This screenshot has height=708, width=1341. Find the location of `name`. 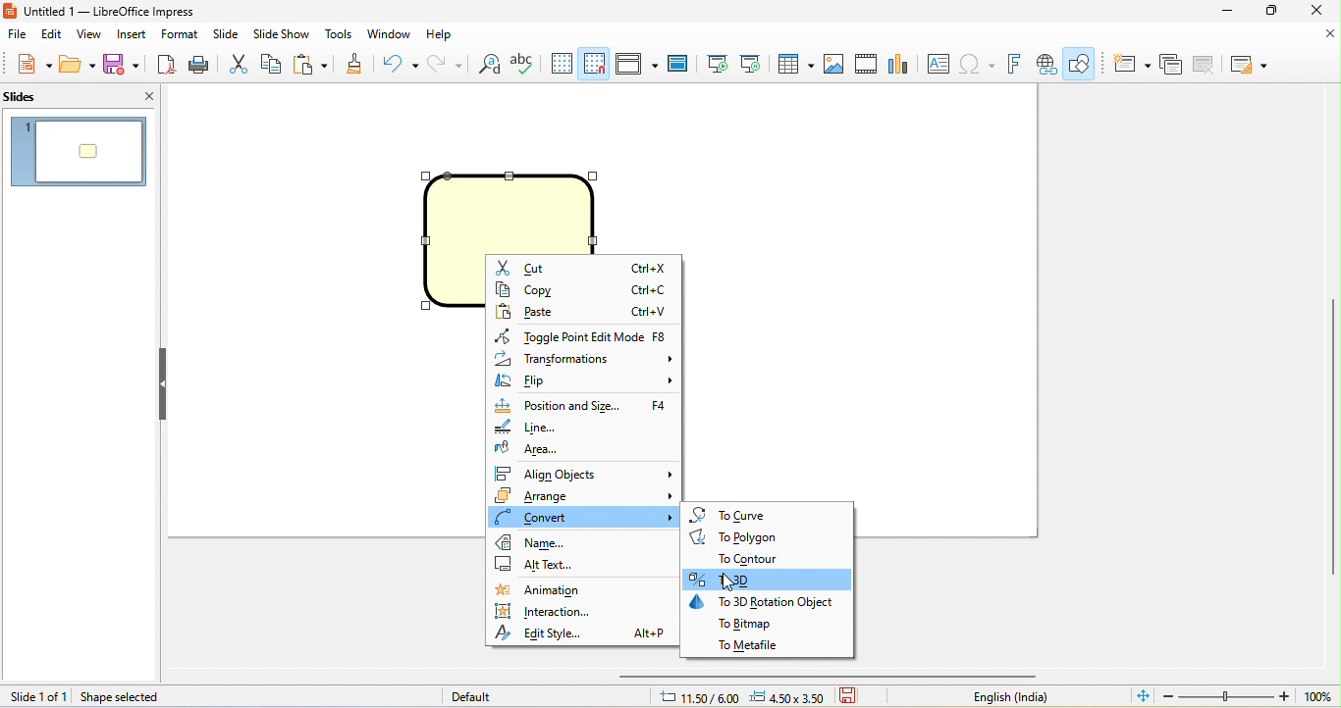

name is located at coordinates (549, 543).